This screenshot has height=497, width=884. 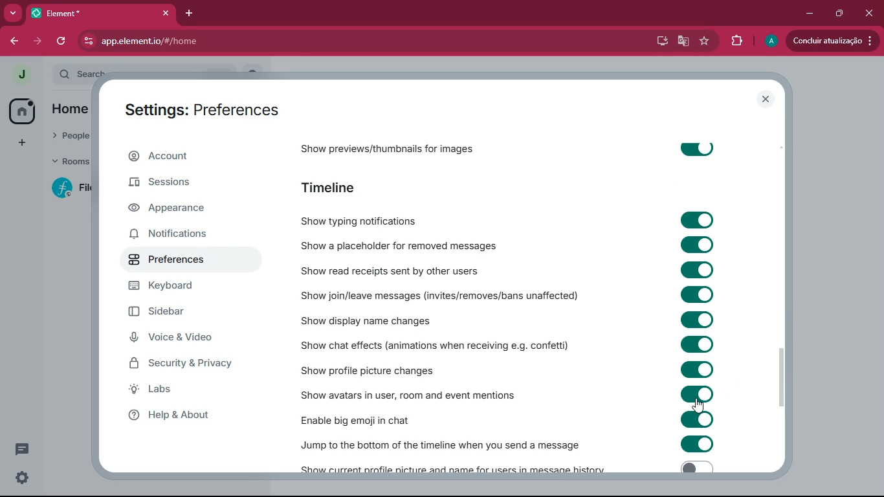 I want to click on toggle on , so click(x=697, y=418).